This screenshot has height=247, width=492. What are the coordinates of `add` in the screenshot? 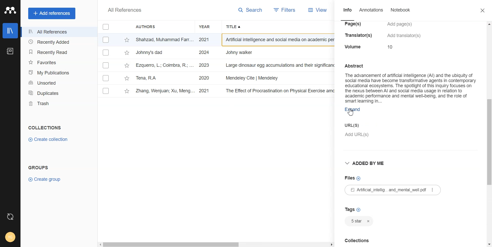 It's located at (402, 24).